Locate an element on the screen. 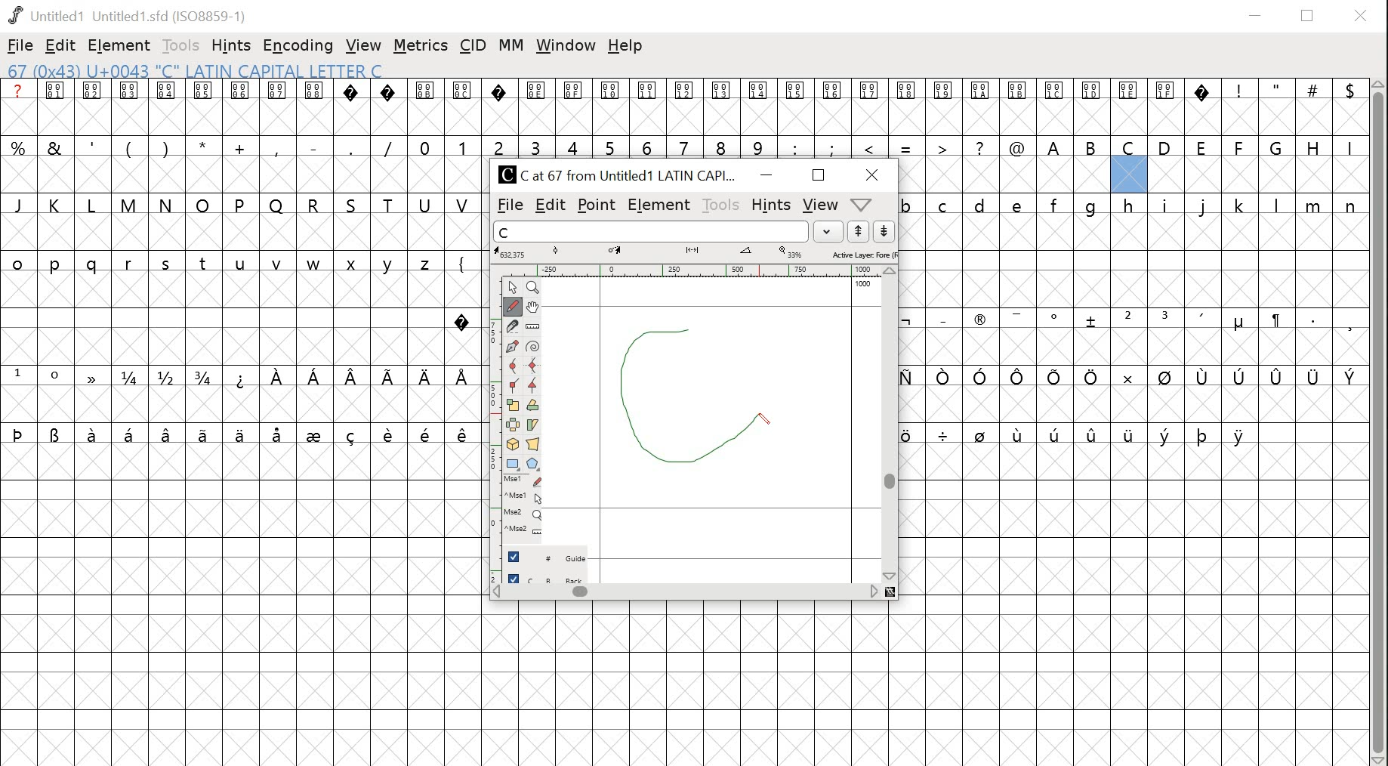 Image resolution: width=1388 pixels, height=766 pixels. guide layer is located at coordinates (549, 555).